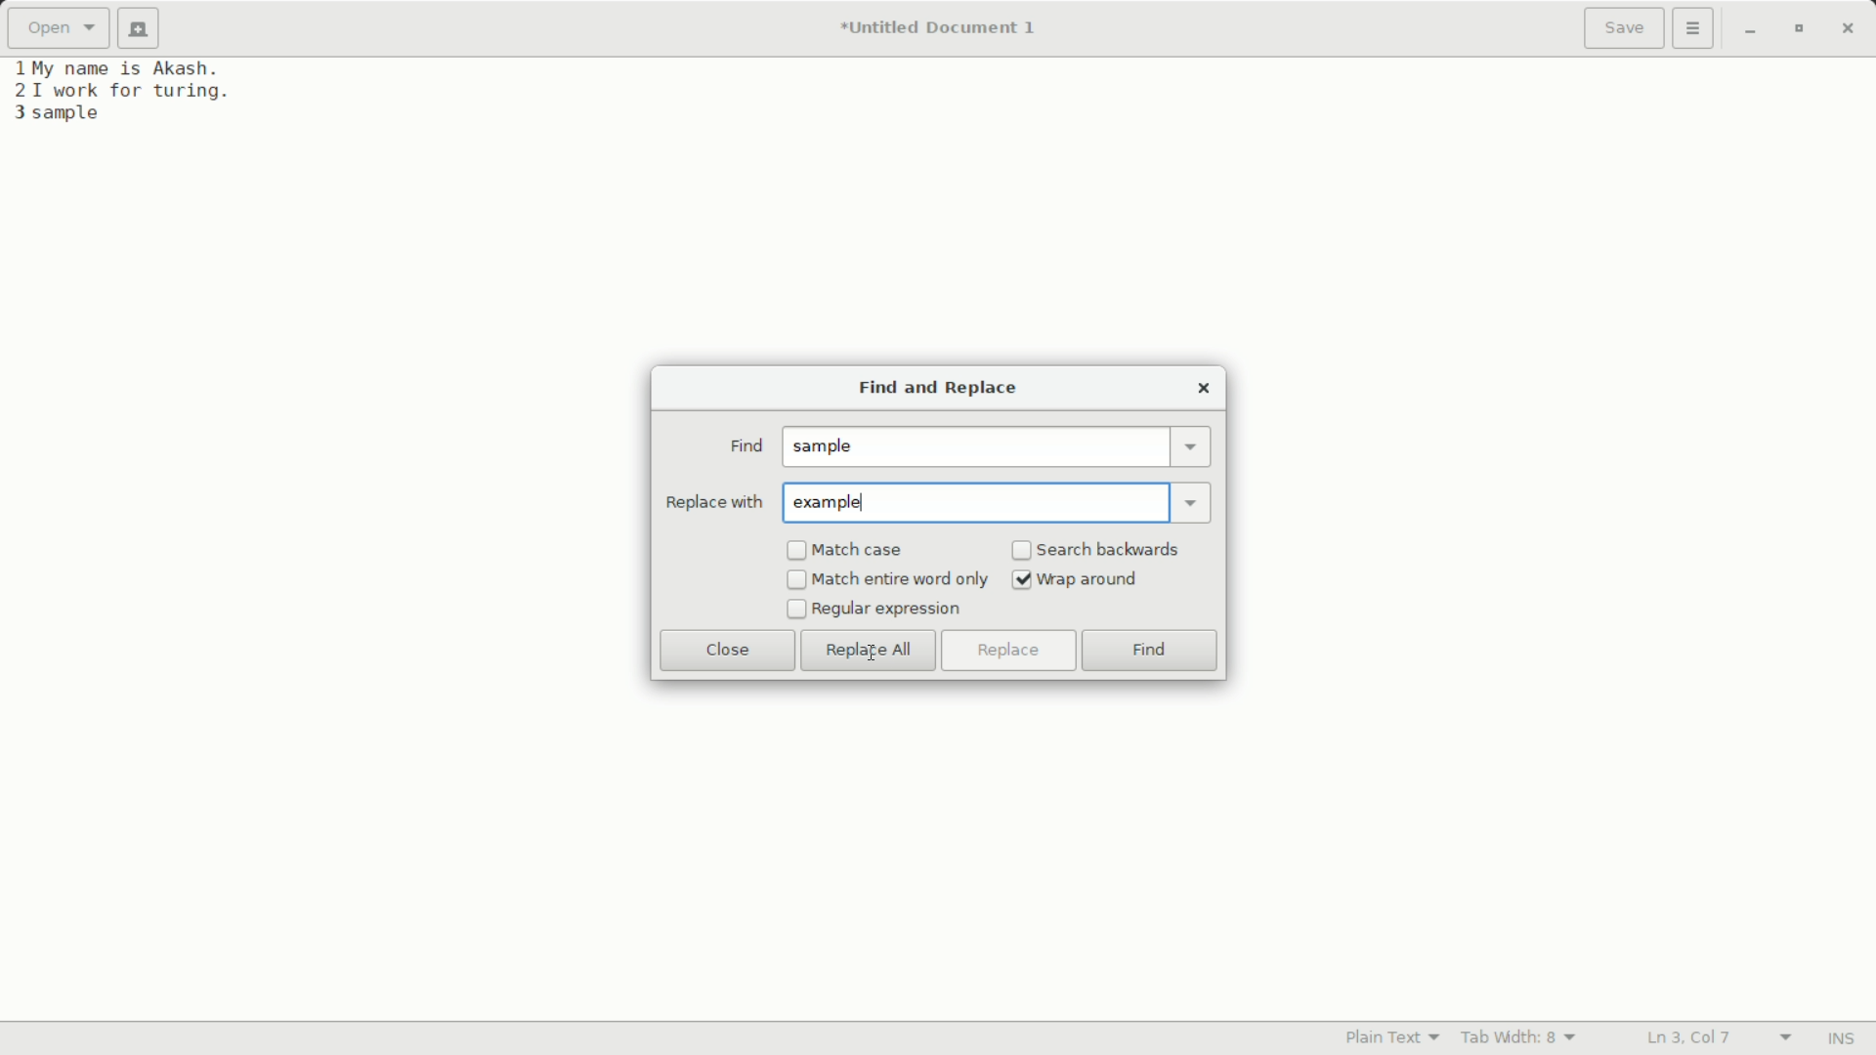 This screenshot has width=1876, height=1055. What do you see at coordinates (861, 551) in the screenshot?
I see `match case` at bounding box center [861, 551].